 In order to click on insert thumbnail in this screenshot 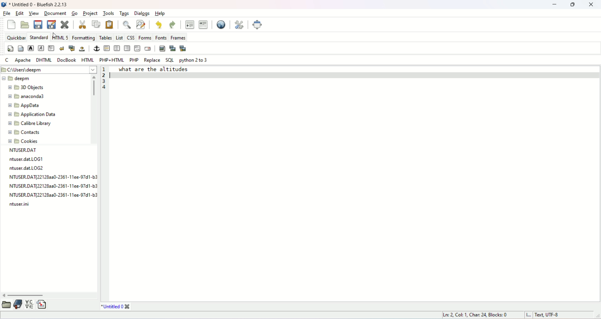, I will do `click(173, 48)`.